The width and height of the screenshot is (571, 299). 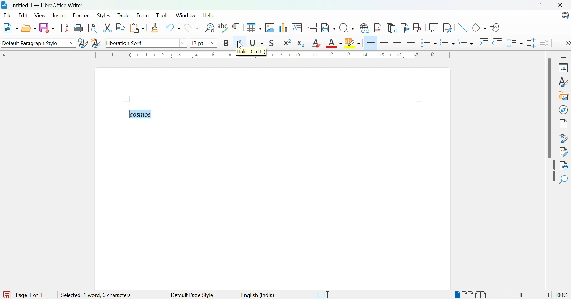 I want to click on Multiple-page view, so click(x=468, y=295).